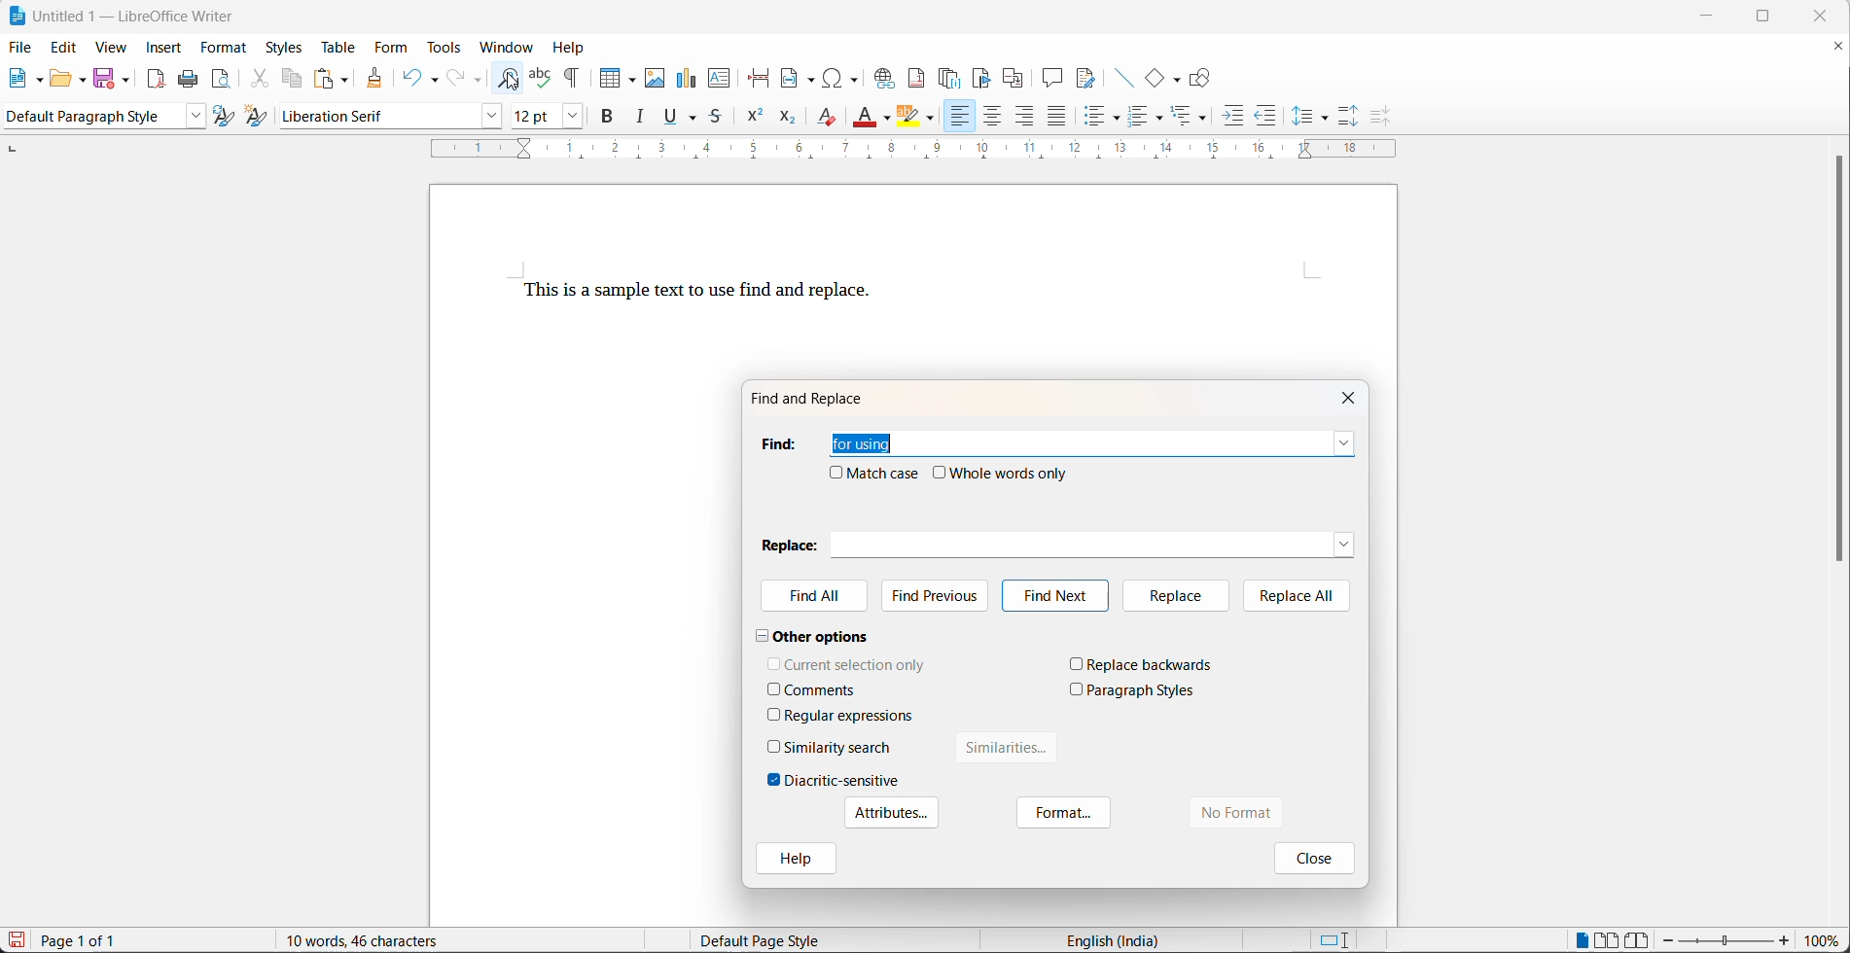 The height and width of the screenshot is (953, 1850). Describe the element at coordinates (85, 940) in the screenshot. I see `Page 1 of 1` at that location.